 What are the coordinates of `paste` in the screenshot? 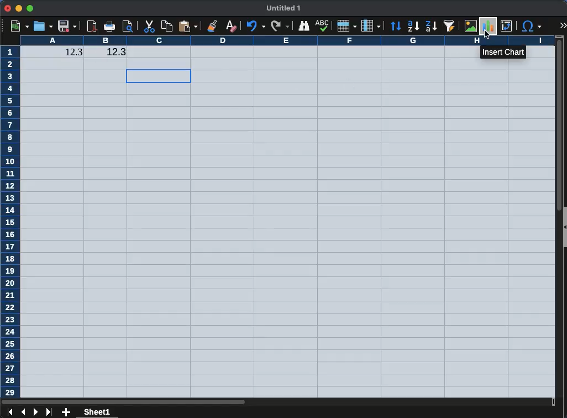 It's located at (187, 27).